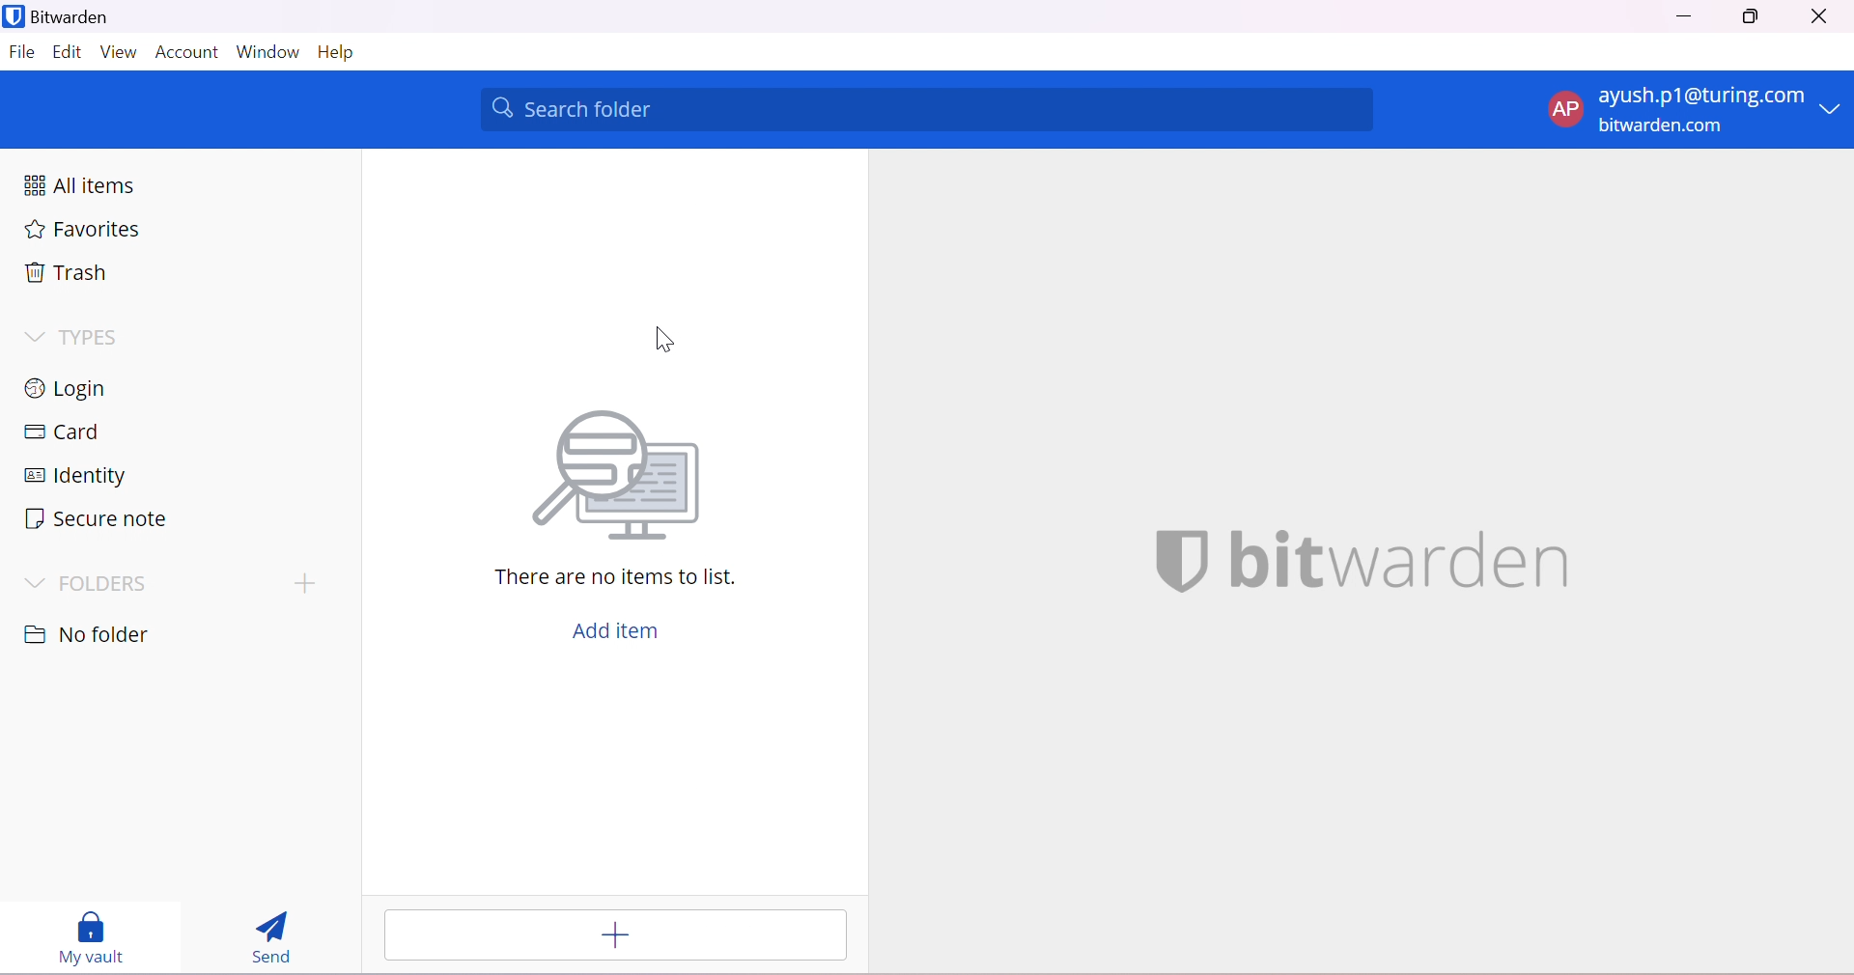 This screenshot has height=975, width=1854. What do you see at coordinates (79, 182) in the screenshot?
I see `All items` at bounding box center [79, 182].